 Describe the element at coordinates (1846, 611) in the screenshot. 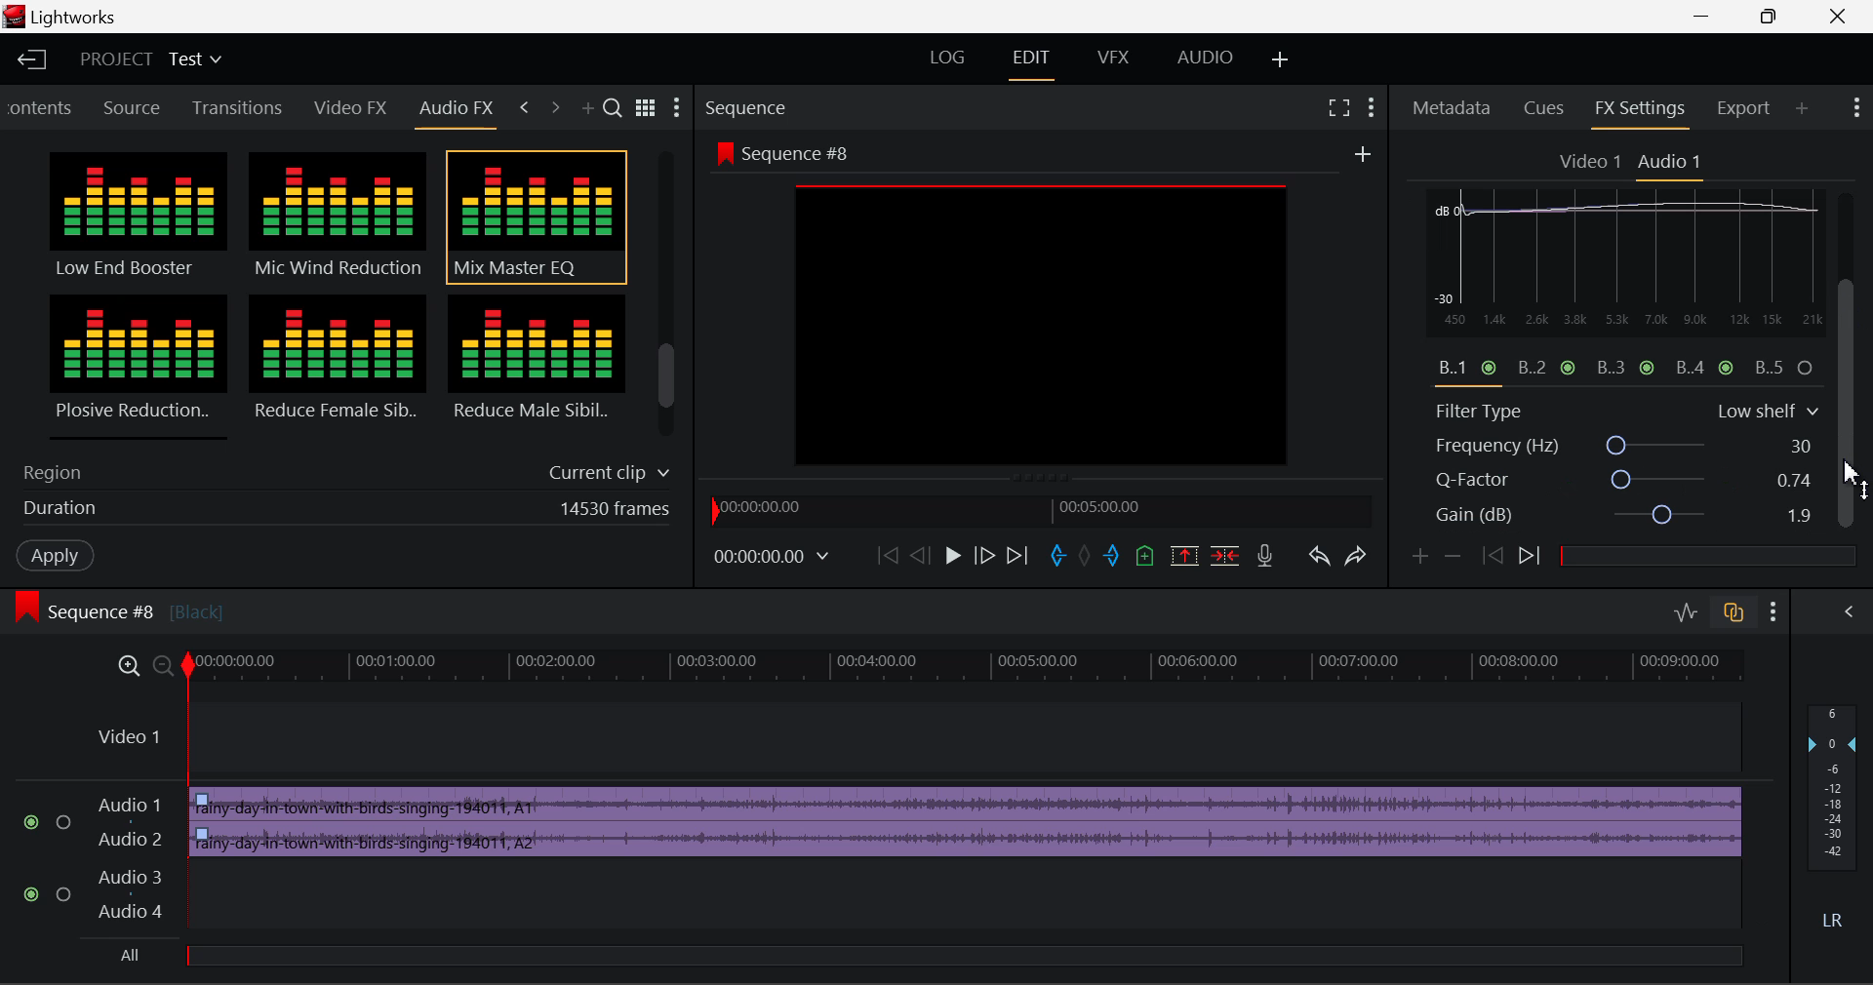

I see `Show Audio Mix` at that location.